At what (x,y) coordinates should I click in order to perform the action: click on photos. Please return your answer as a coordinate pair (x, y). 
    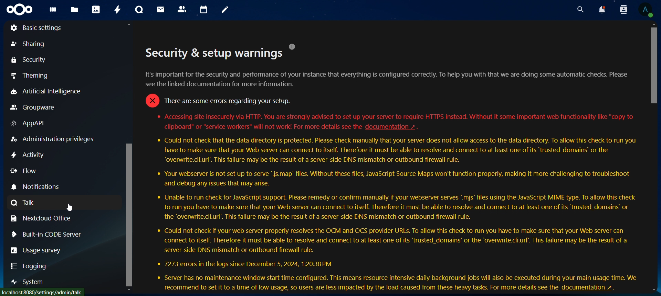
    Looking at the image, I should click on (96, 10).